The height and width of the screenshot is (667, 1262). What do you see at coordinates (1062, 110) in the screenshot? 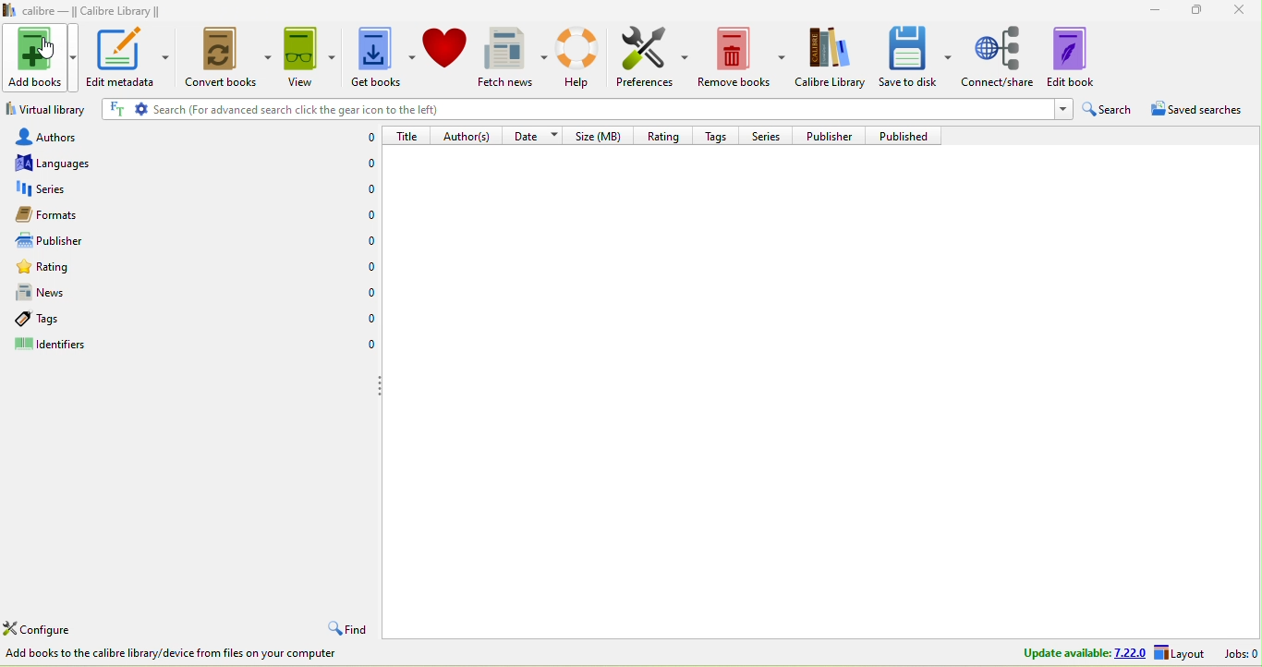
I see `Drop-down ` at bounding box center [1062, 110].